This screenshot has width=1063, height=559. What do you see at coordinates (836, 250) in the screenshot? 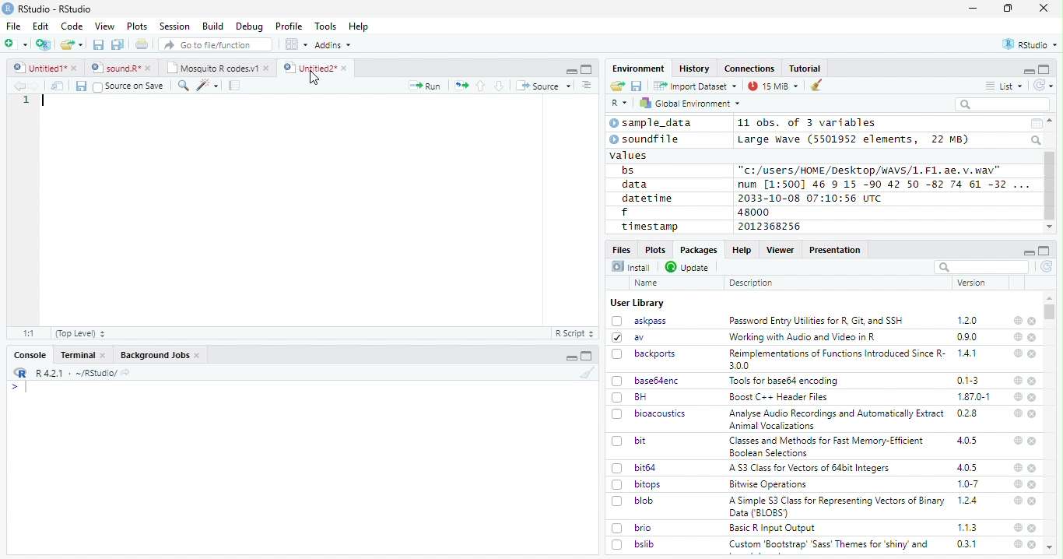
I see `Presentation` at bounding box center [836, 250].